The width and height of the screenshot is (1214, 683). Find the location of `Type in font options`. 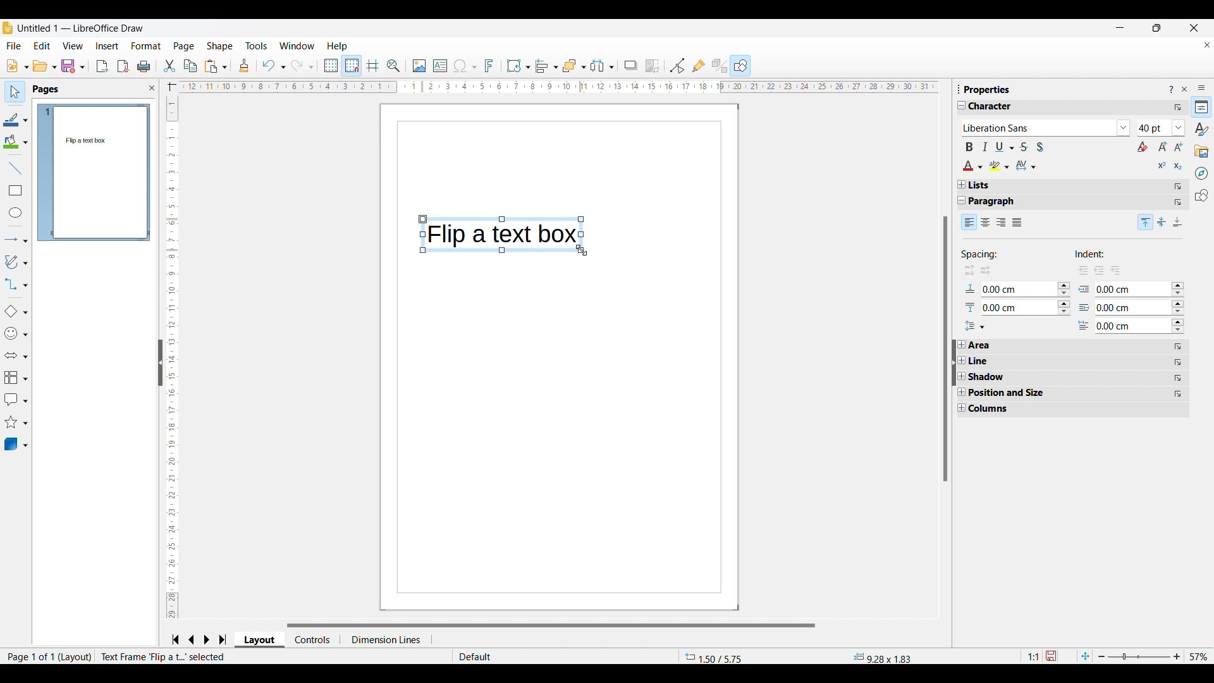

Type in font options is located at coordinates (1038, 128).